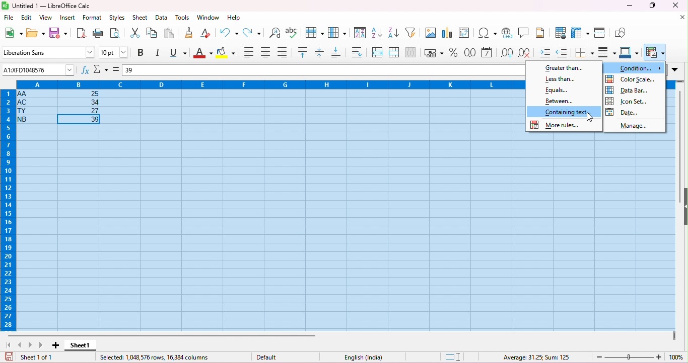 The width and height of the screenshot is (688, 363). Describe the element at coordinates (163, 335) in the screenshot. I see `horizontal scroll bar` at that location.